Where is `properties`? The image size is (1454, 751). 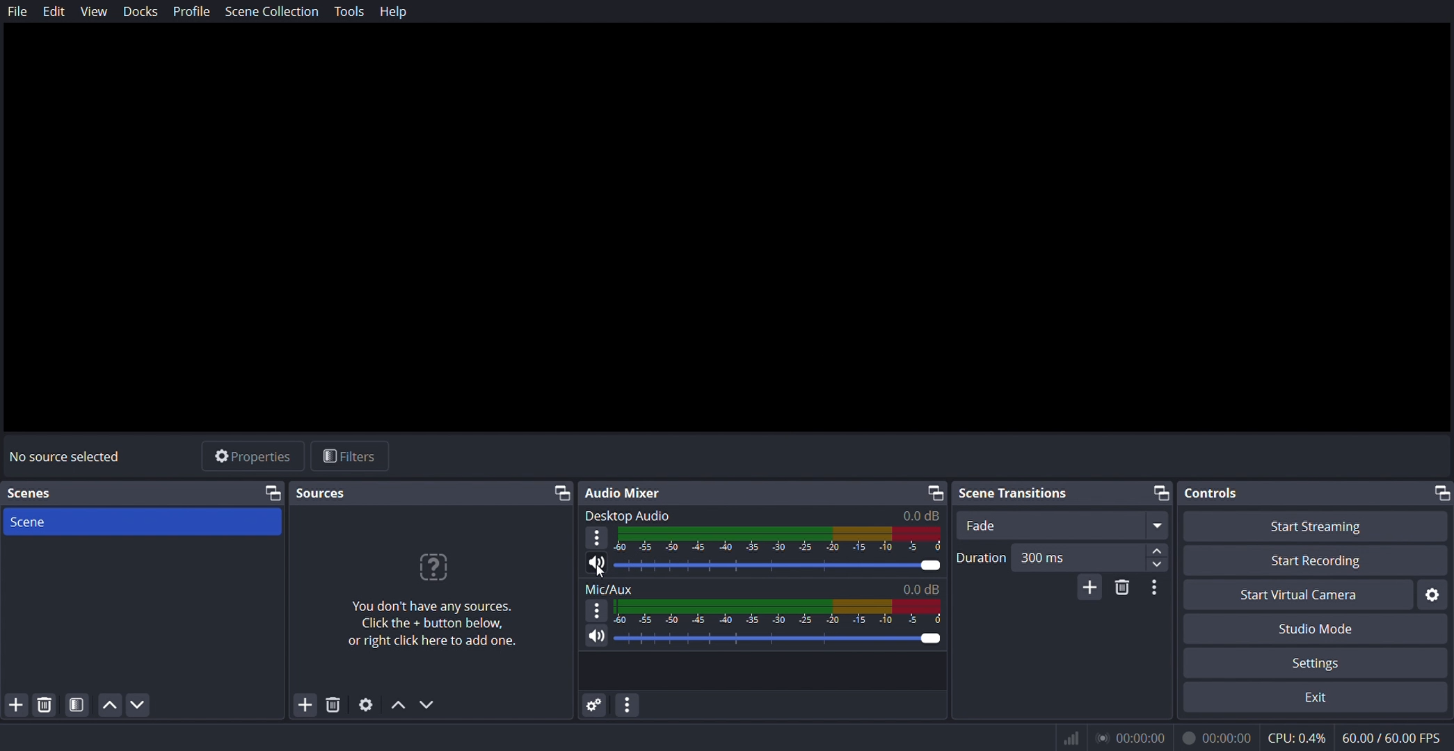
properties is located at coordinates (253, 459).